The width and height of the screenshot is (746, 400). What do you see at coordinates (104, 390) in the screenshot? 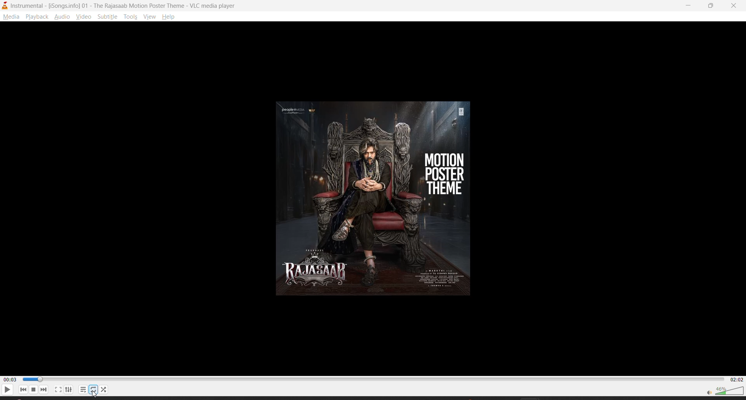
I see `random` at bounding box center [104, 390].